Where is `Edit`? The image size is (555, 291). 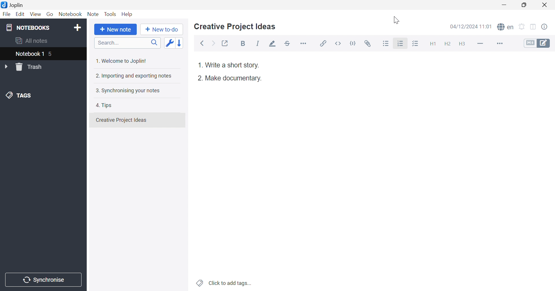 Edit is located at coordinates (21, 15).